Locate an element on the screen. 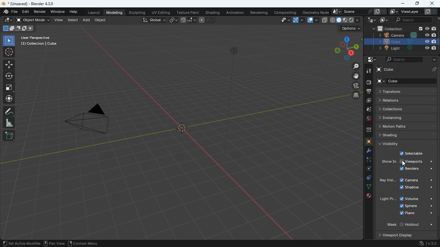 The width and height of the screenshot is (440, 247). edit is located at coordinates (10, 12).